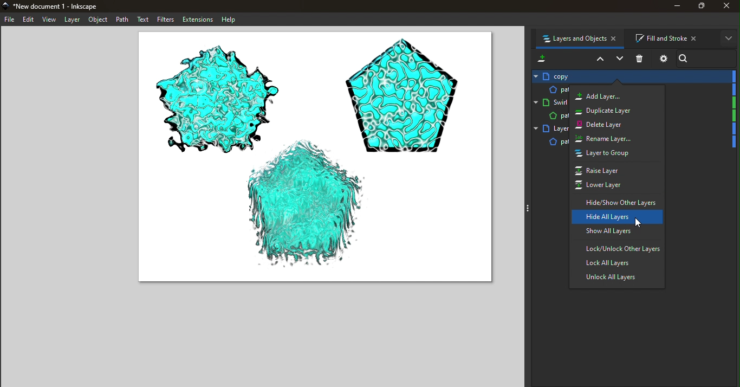 Image resolution: width=740 pixels, height=387 pixels. Describe the element at coordinates (599, 60) in the screenshot. I see `Raise selection one step` at that location.